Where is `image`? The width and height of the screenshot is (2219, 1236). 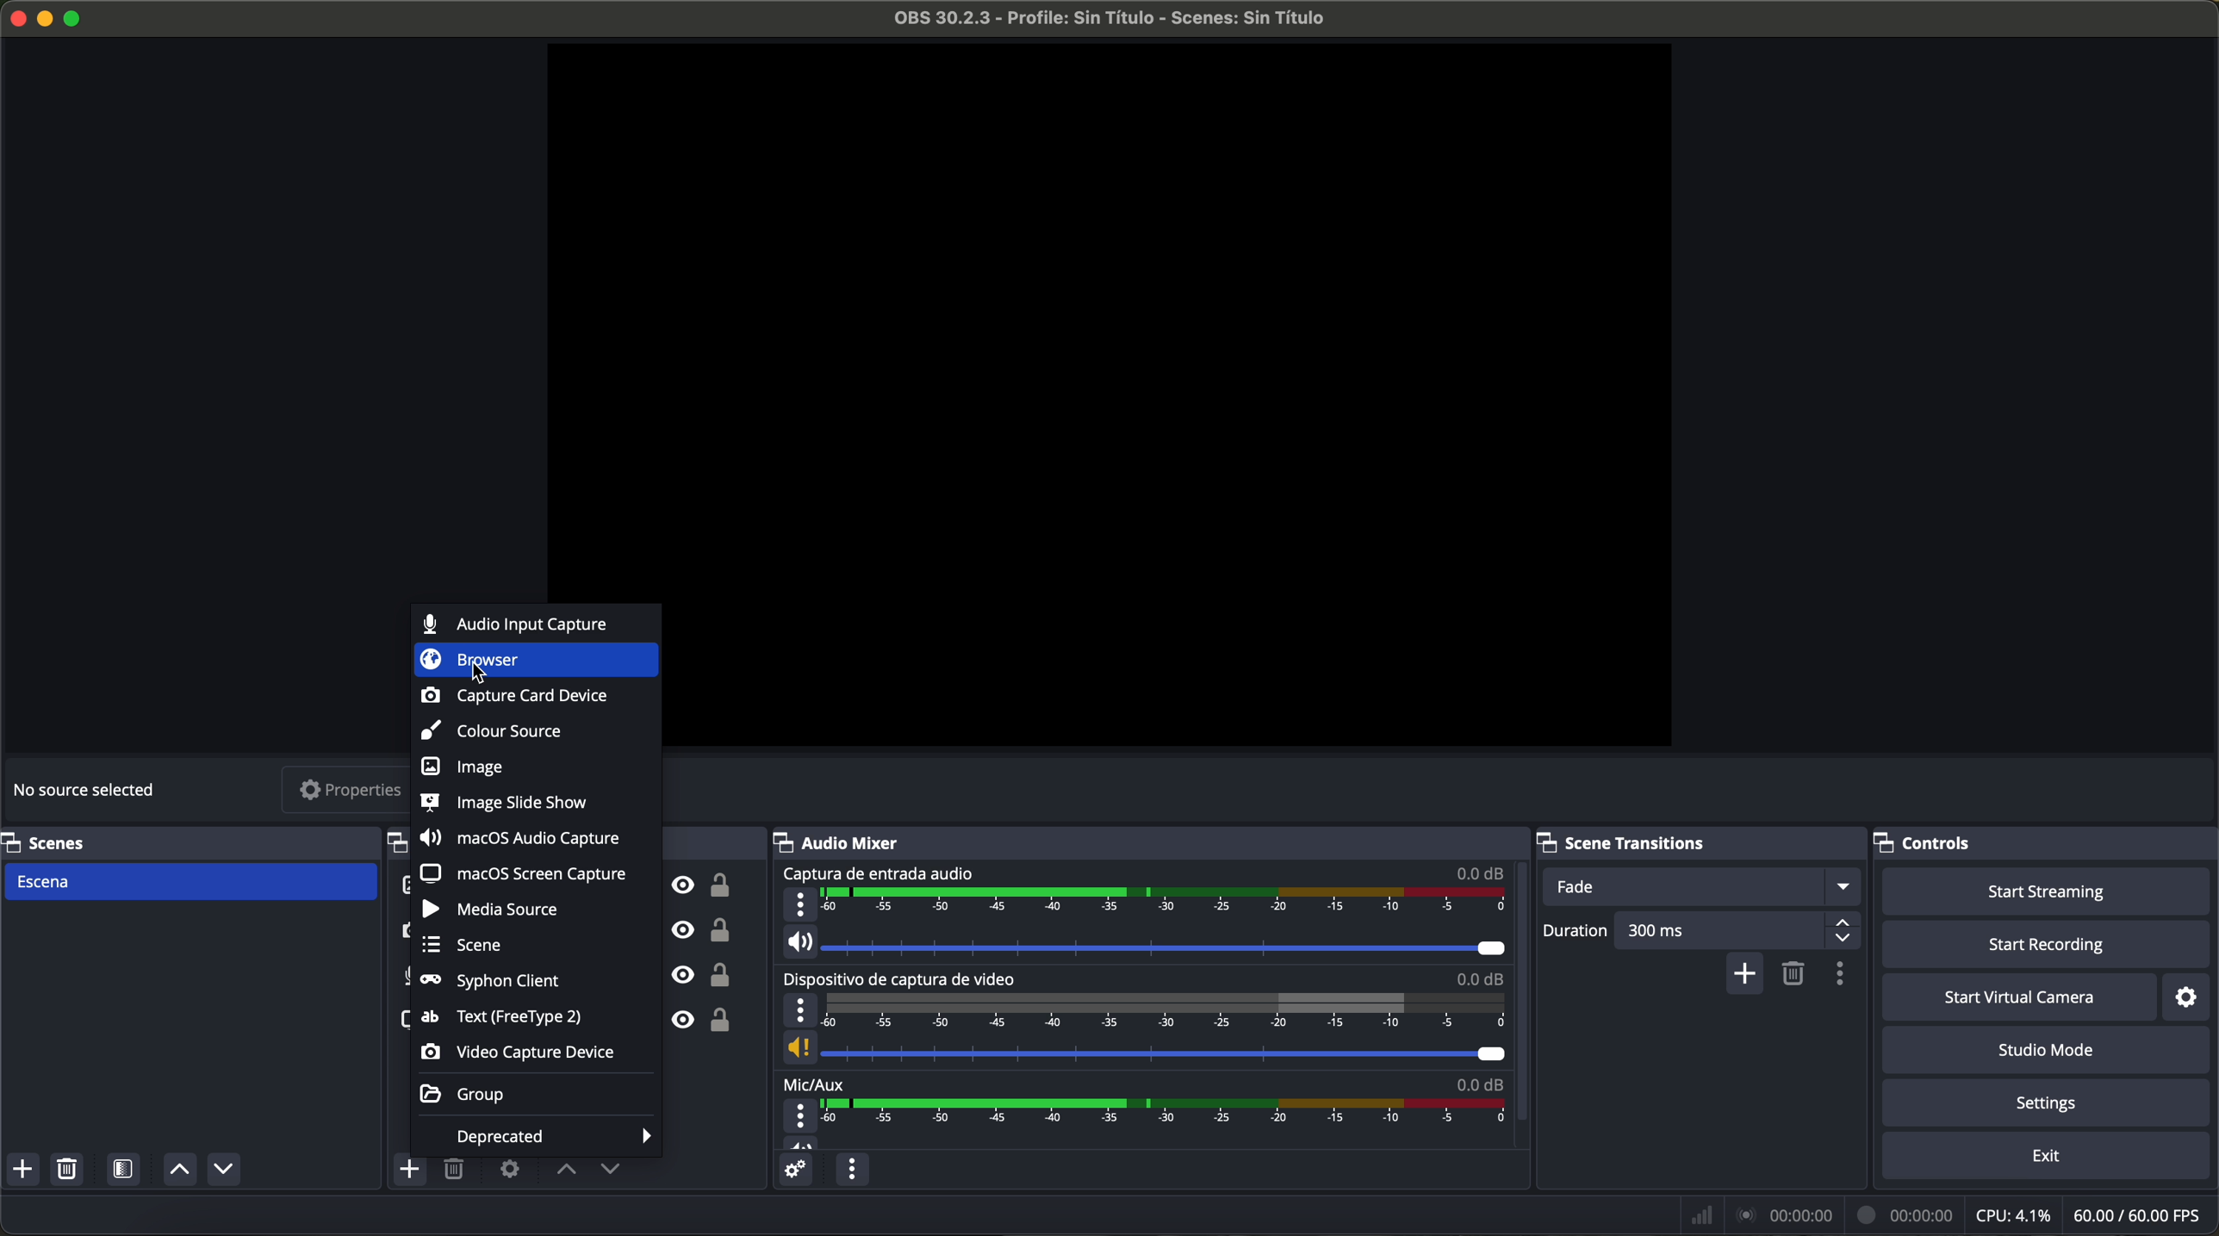
image is located at coordinates (463, 768).